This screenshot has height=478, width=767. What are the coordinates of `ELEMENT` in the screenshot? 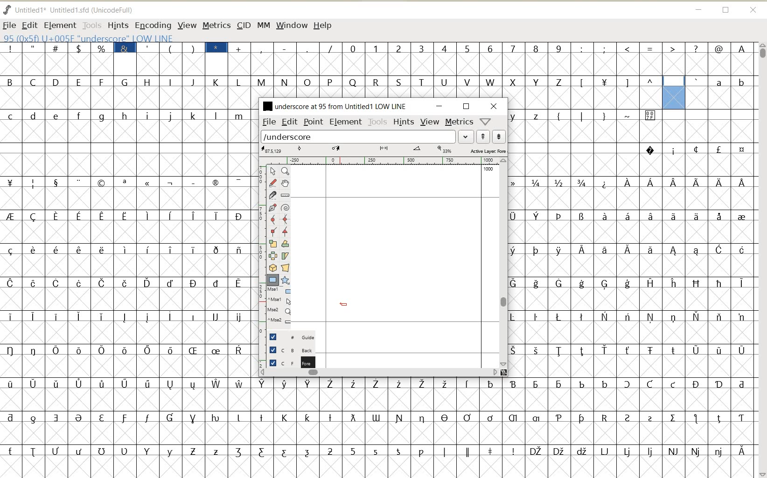 It's located at (346, 123).